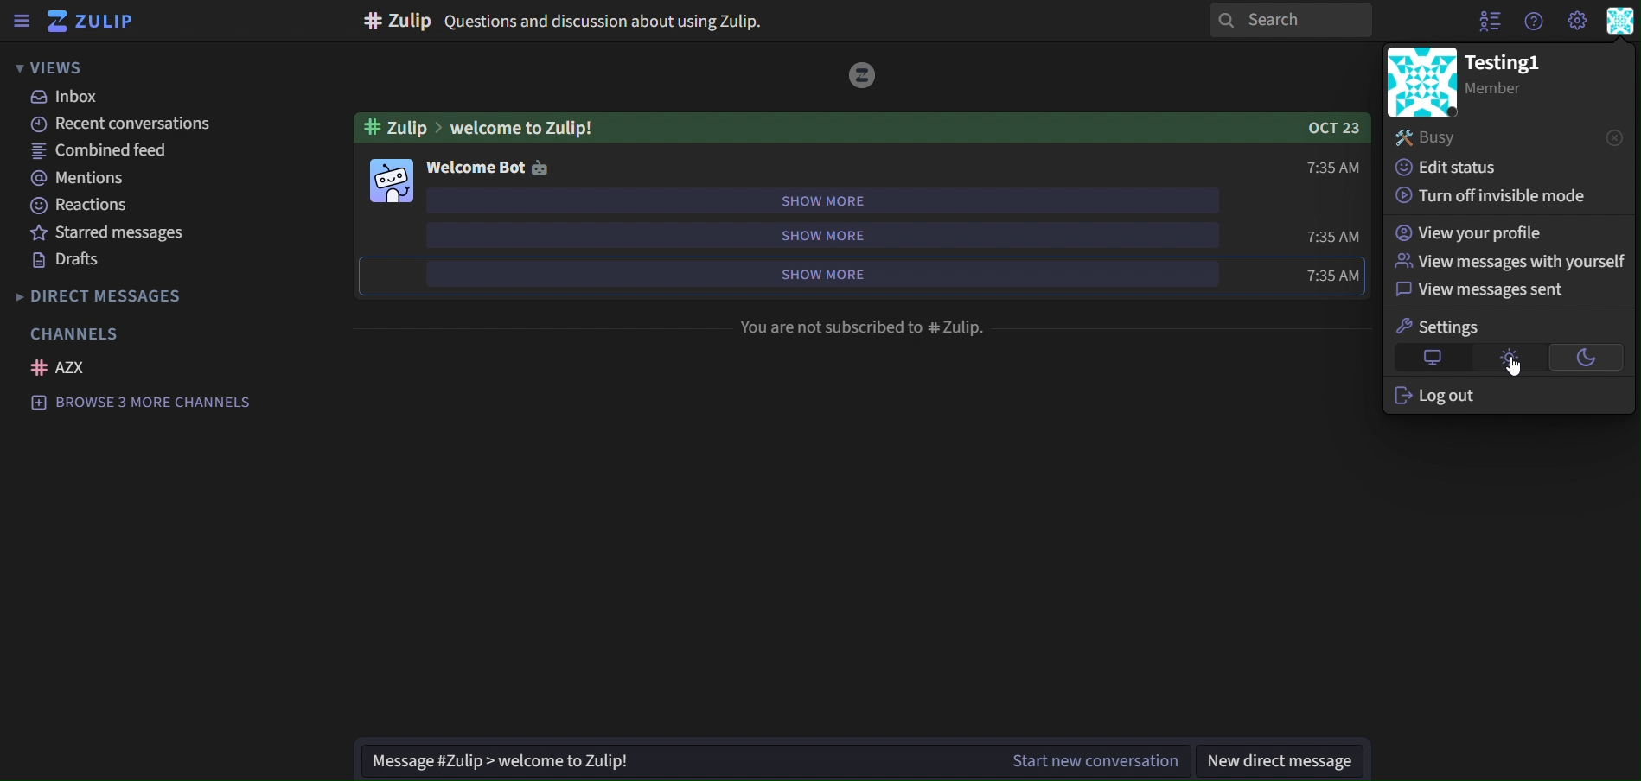  What do you see at coordinates (1337, 164) in the screenshot?
I see `time` at bounding box center [1337, 164].